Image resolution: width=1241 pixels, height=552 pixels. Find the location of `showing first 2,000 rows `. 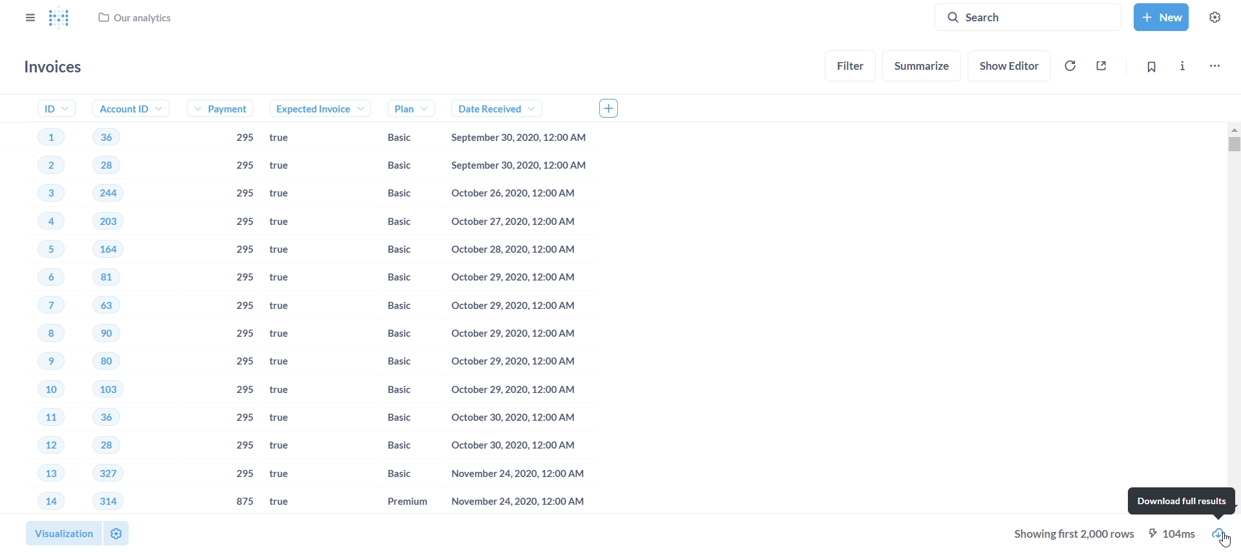

showing first 2,000 rows  is located at coordinates (1076, 533).